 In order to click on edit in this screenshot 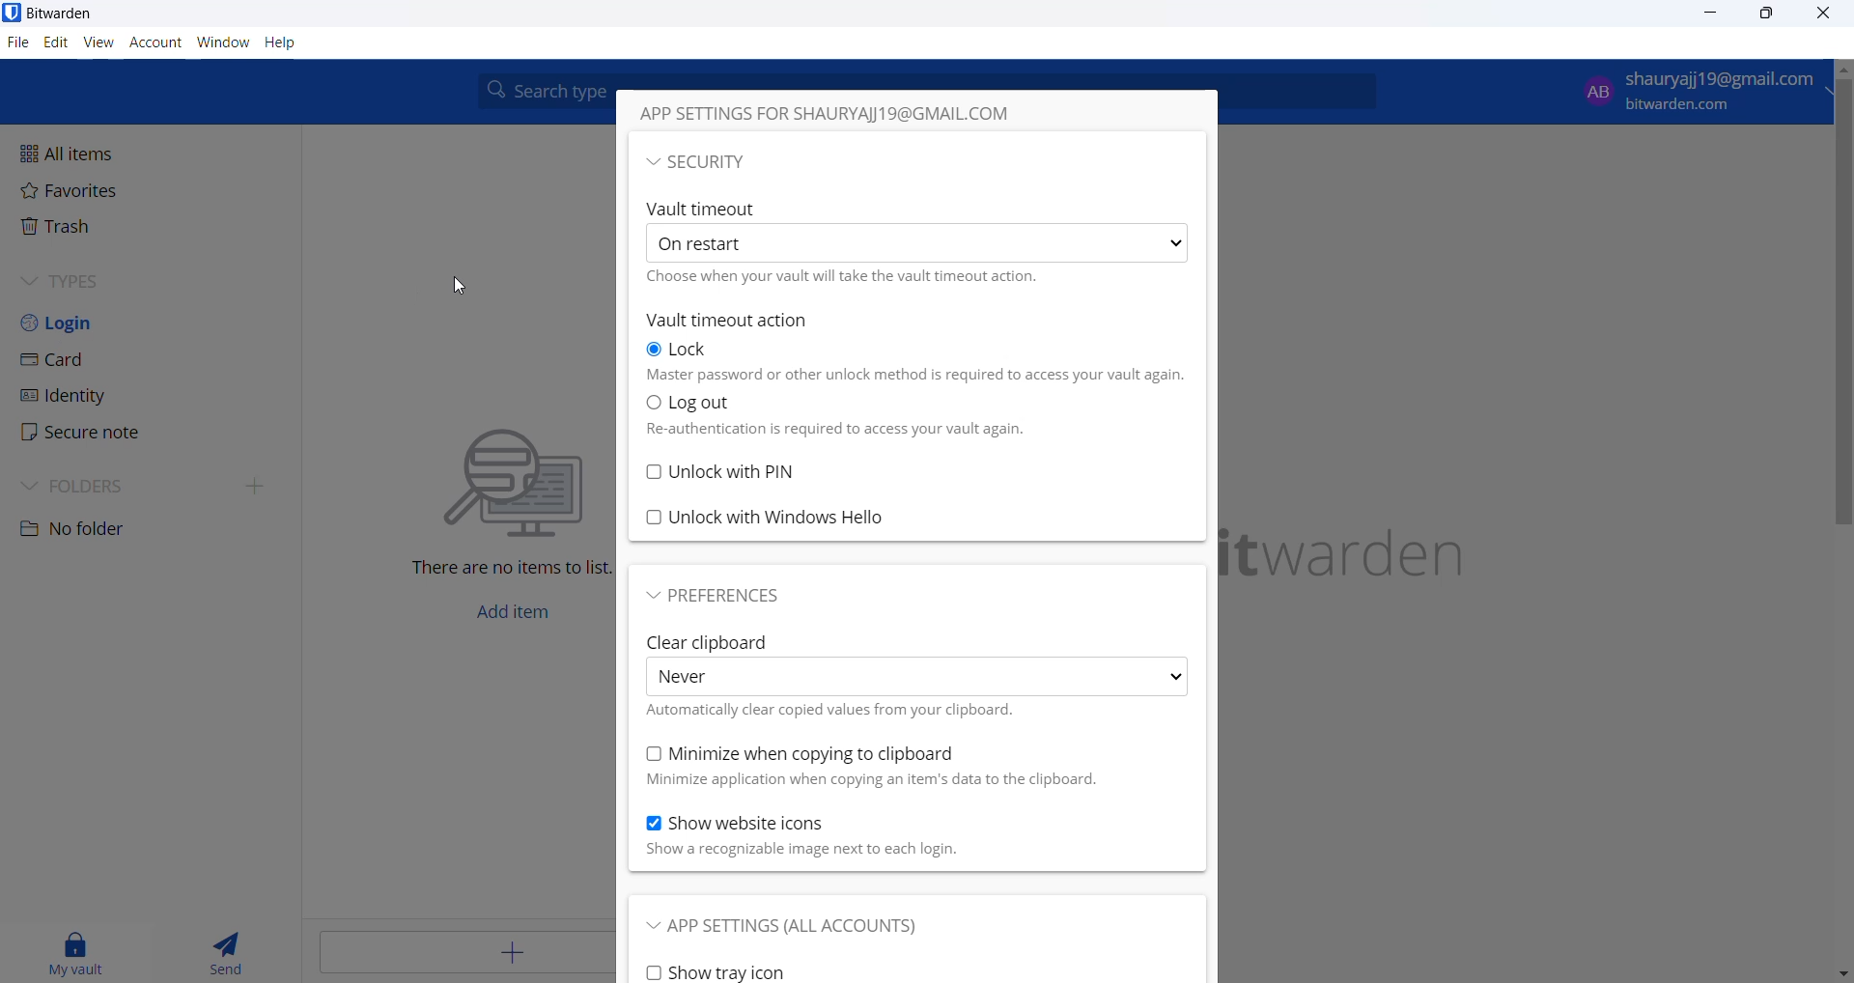, I will do `click(54, 43)`.